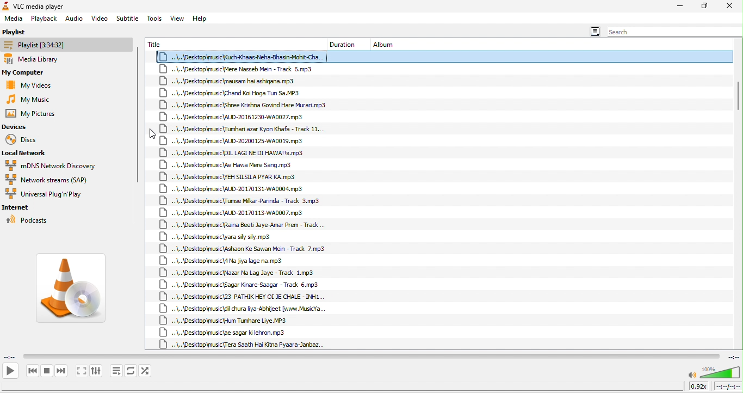 This screenshot has width=743, height=393. Describe the element at coordinates (680, 6) in the screenshot. I see `minimize` at that location.